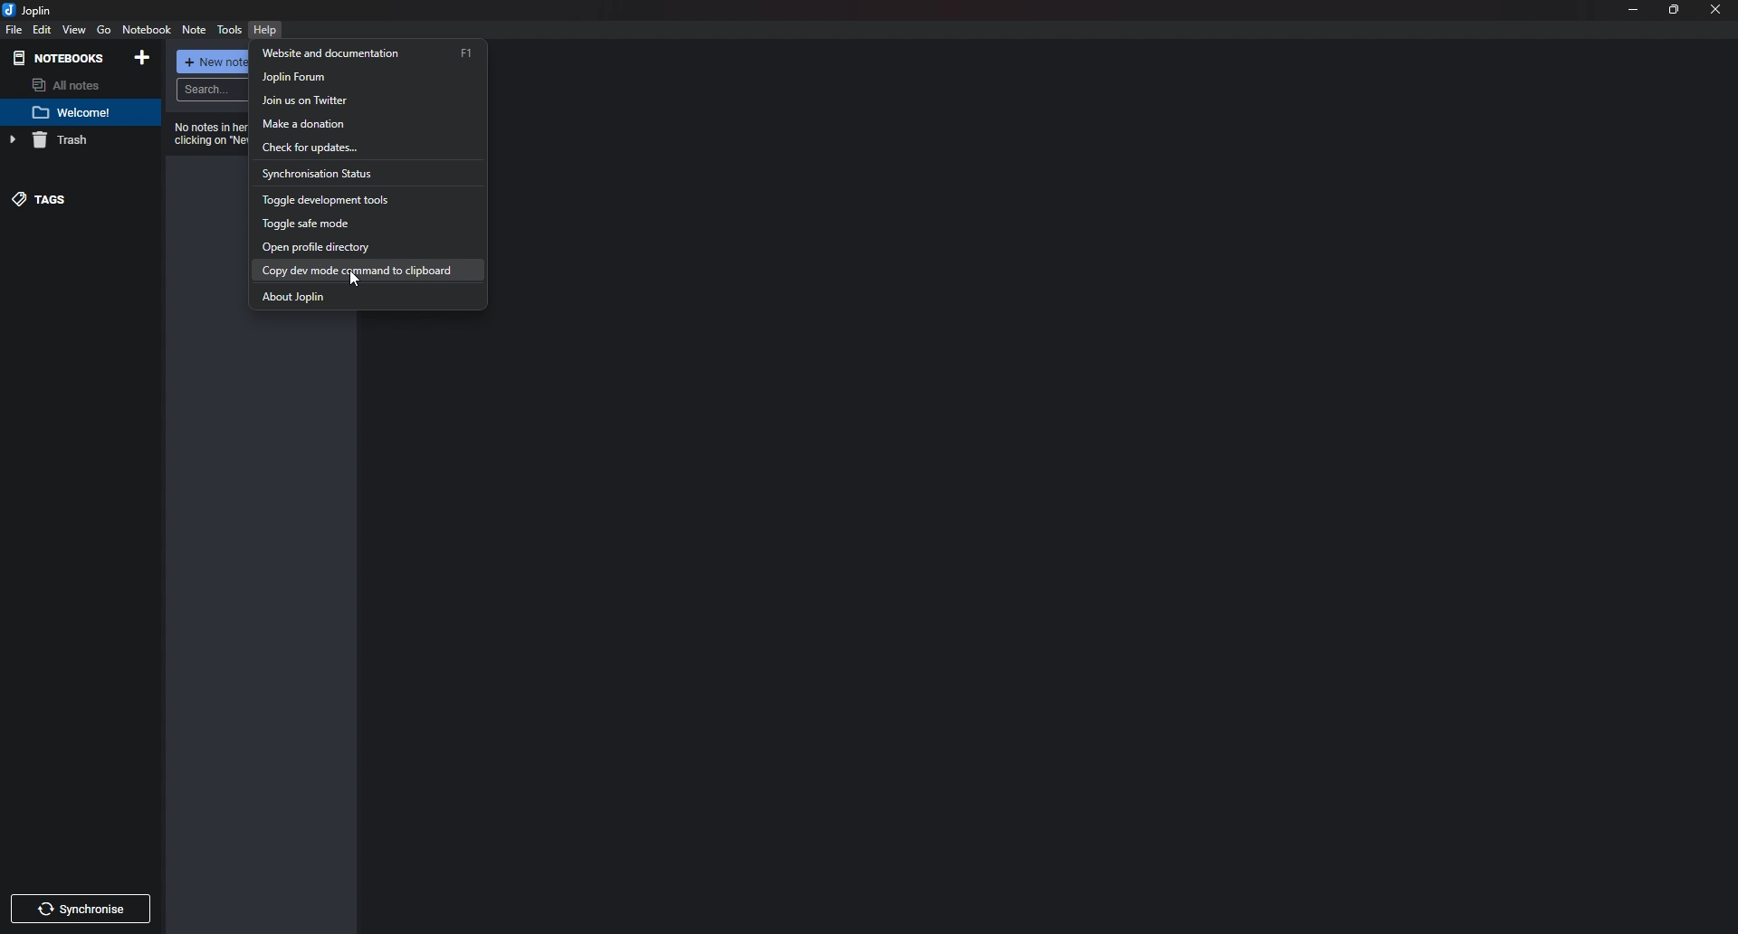 This screenshot has height=934, width=1738. What do you see at coordinates (73, 85) in the screenshot?
I see `All notes` at bounding box center [73, 85].